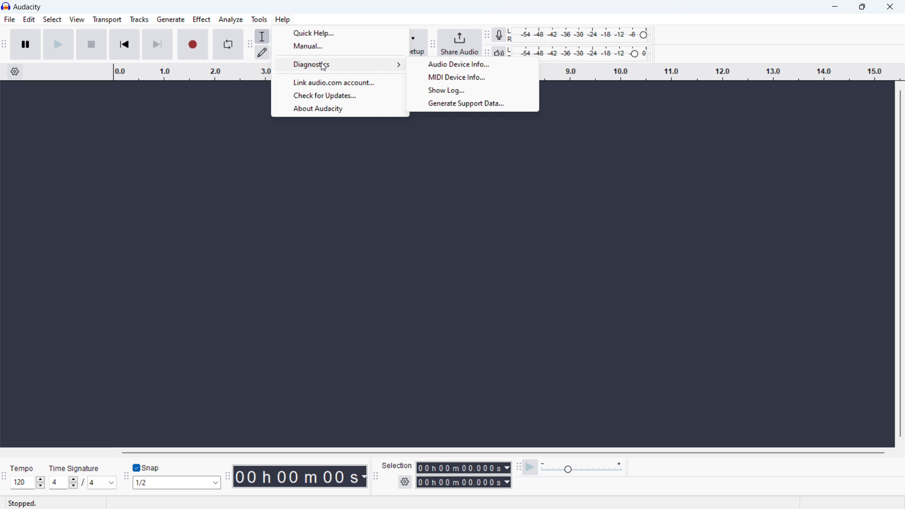 This screenshot has width=905, height=509. I want to click on select, so click(51, 19).